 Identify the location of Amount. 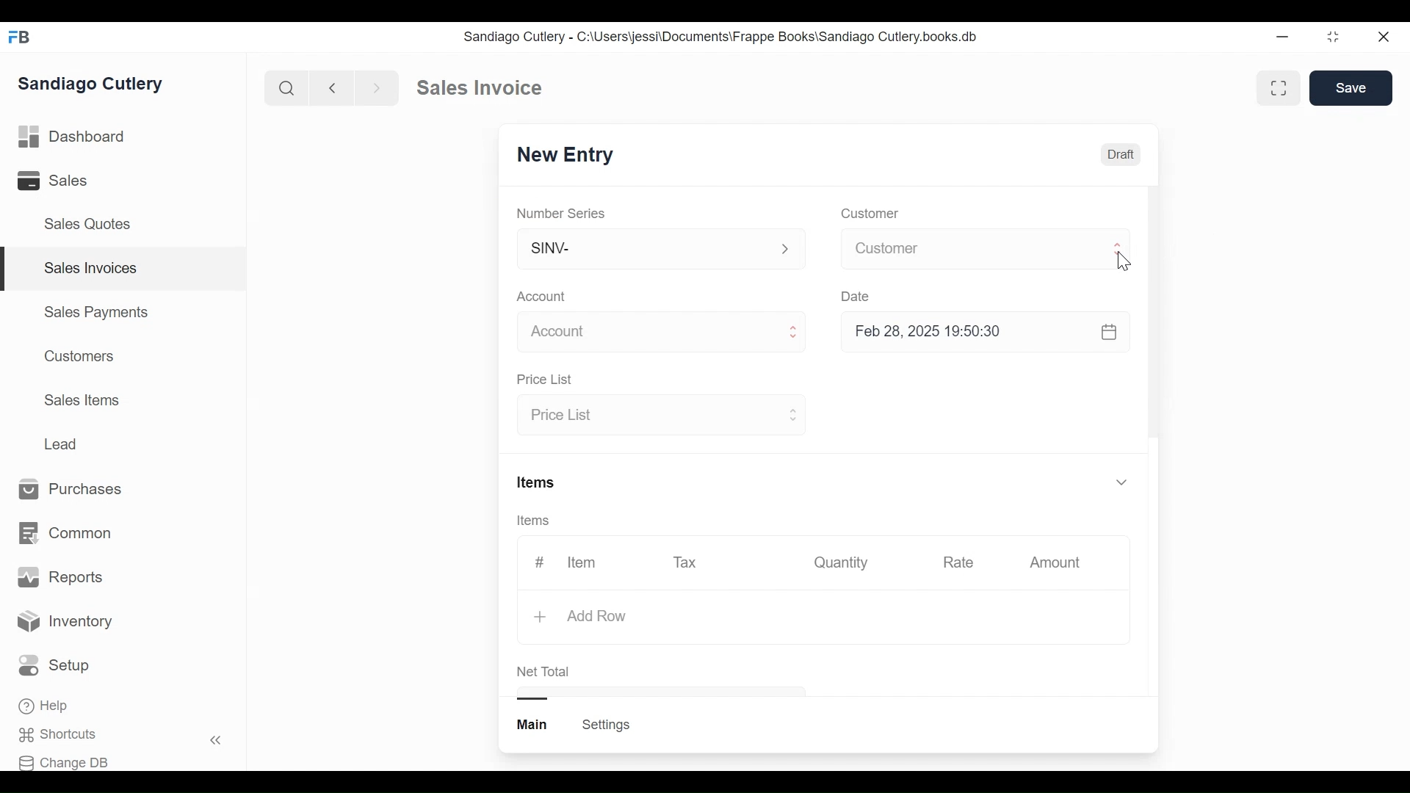
(1055, 562).